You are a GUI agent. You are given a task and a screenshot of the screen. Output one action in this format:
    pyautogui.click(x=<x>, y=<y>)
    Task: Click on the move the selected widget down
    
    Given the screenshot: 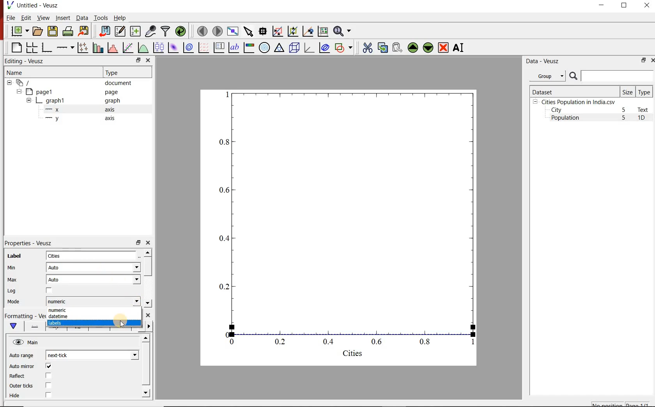 What is the action you would take?
    pyautogui.click(x=428, y=48)
    